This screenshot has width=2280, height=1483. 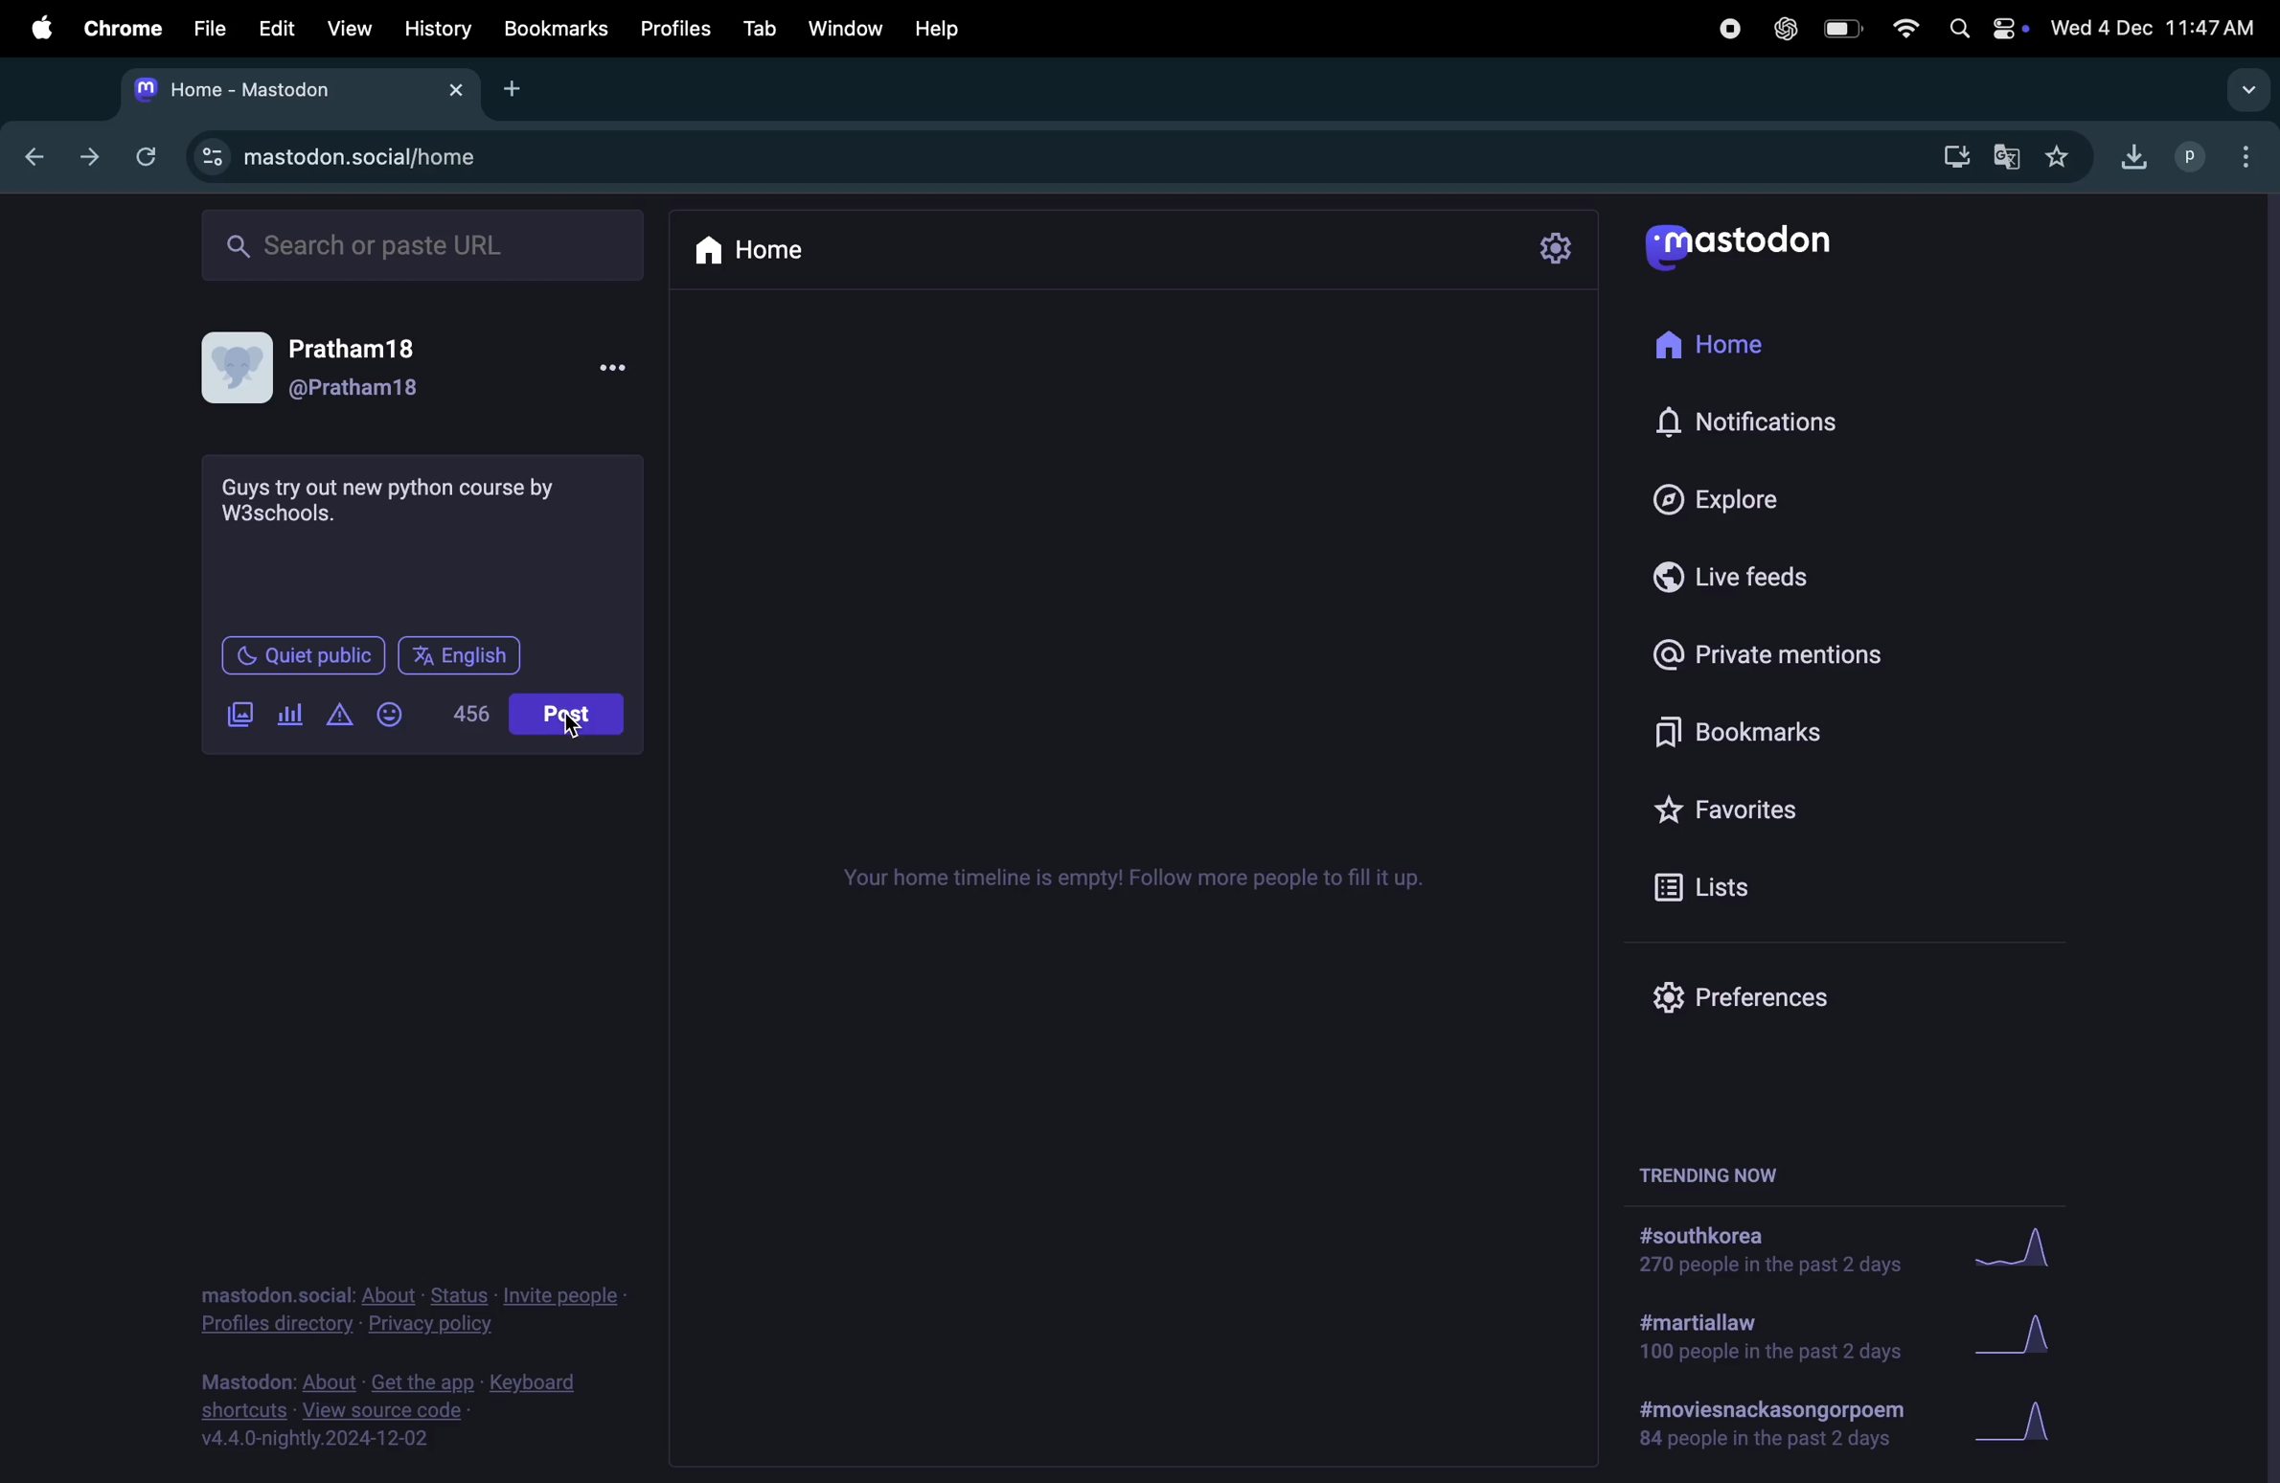 What do you see at coordinates (1780, 29) in the screenshot?
I see `Chatgpt` at bounding box center [1780, 29].